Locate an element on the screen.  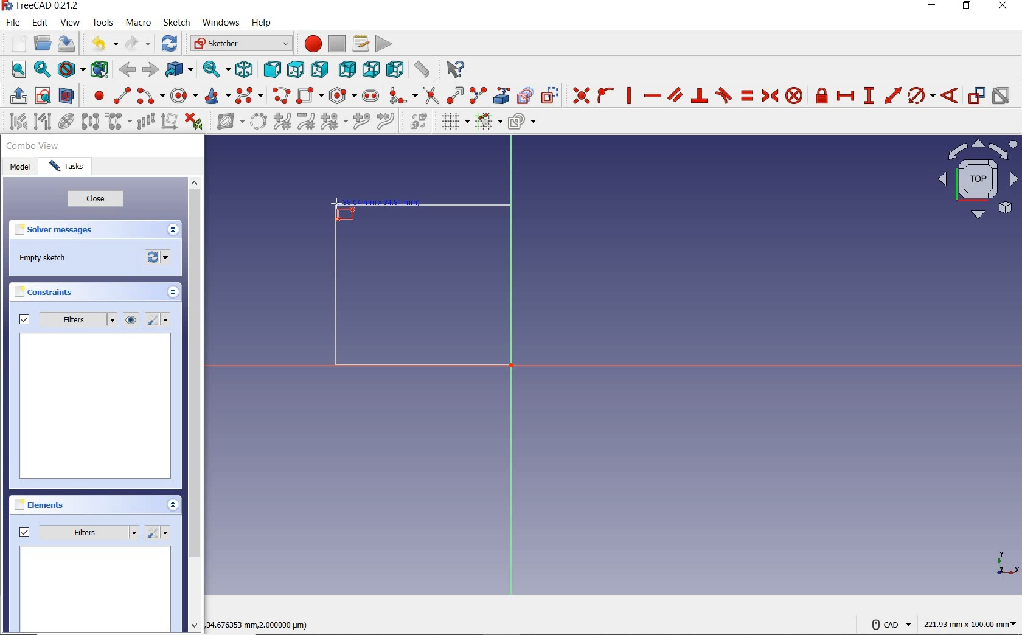
split edge is located at coordinates (478, 96).